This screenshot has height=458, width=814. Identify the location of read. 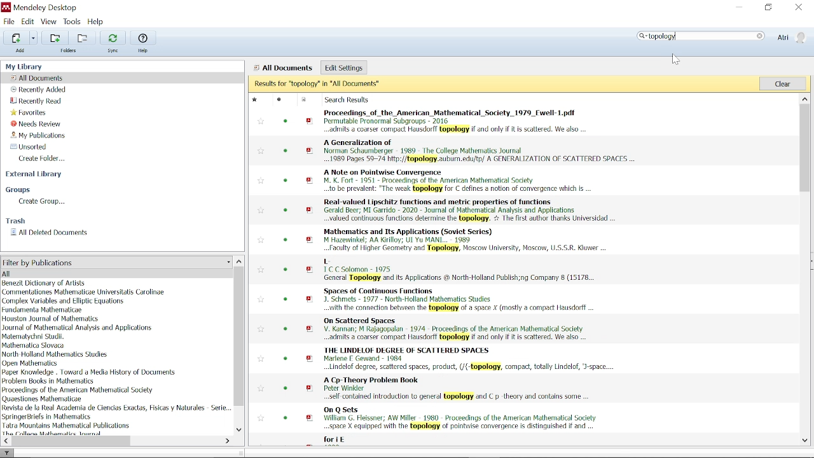
(286, 123).